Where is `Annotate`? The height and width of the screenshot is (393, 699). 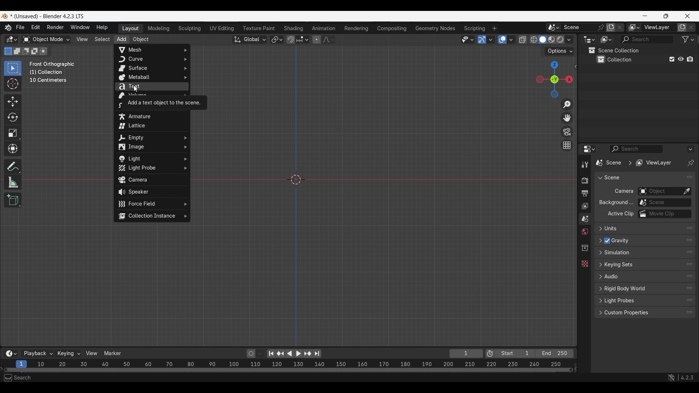 Annotate is located at coordinates (13, 167).